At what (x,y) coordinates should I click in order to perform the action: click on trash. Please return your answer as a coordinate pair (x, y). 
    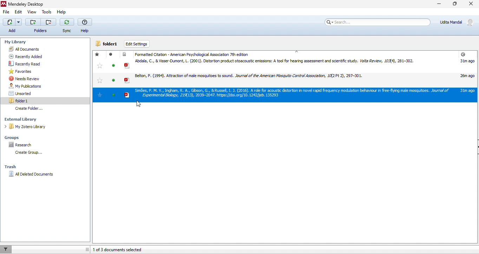
    Looking at the image, I should click on (12, 166).